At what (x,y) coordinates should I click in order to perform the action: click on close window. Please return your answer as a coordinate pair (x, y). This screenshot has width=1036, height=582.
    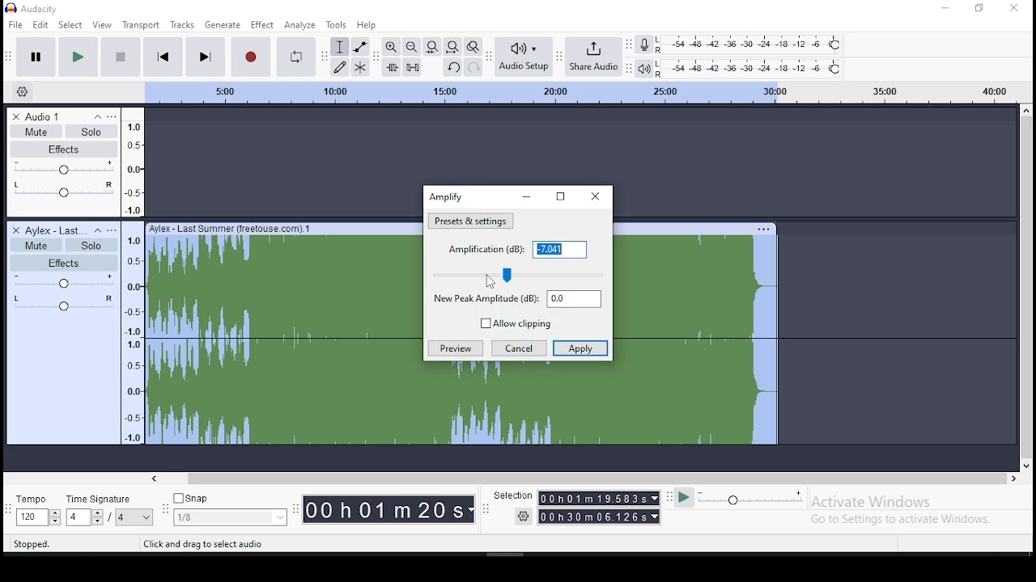
    Looking at the image, I should click on (594, 197).